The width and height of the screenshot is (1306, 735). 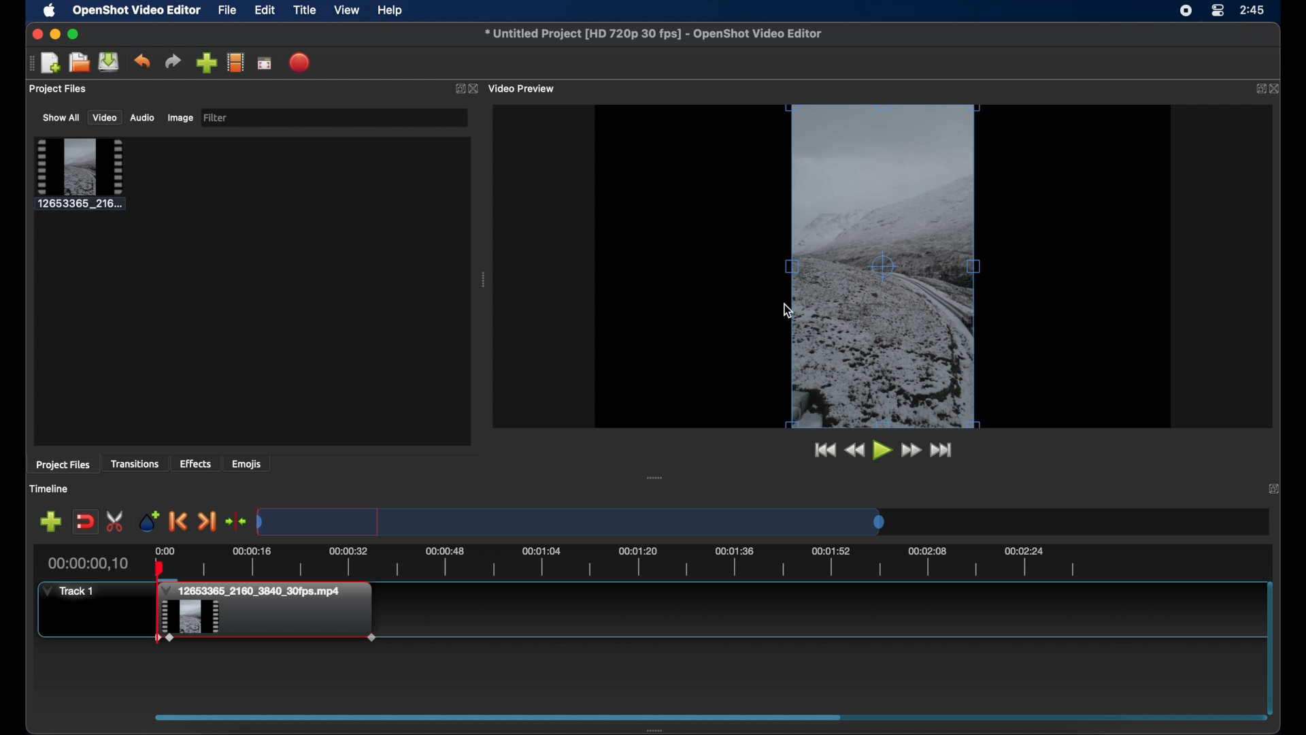 What do you see at coordinates (196, 463) in the screenshot?
I see `effects` at bounding box center [196, 463].